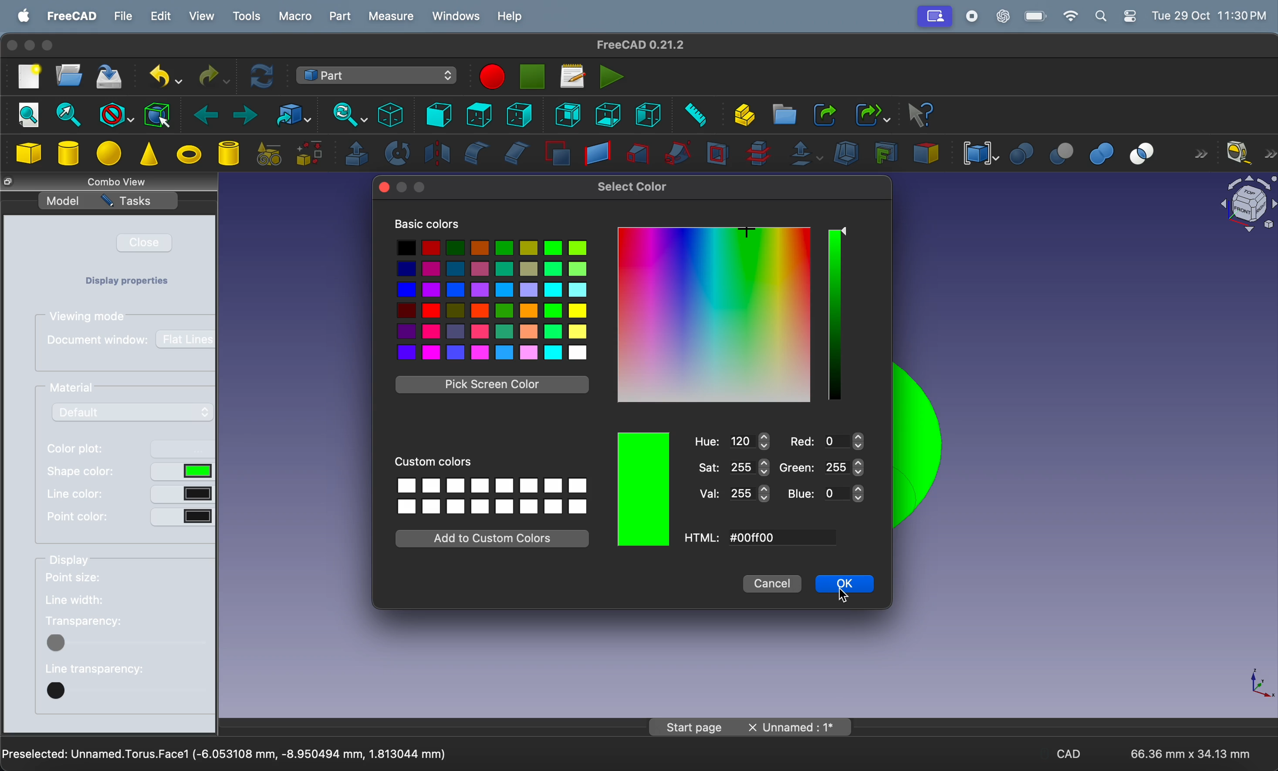  Describe the element at coordinates (113, 112) in the screenshot. I see `block` at that location.